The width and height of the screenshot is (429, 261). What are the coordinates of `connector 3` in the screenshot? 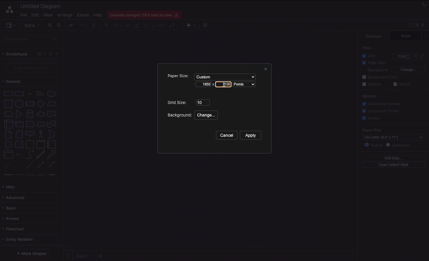 It's located at (29, 175).